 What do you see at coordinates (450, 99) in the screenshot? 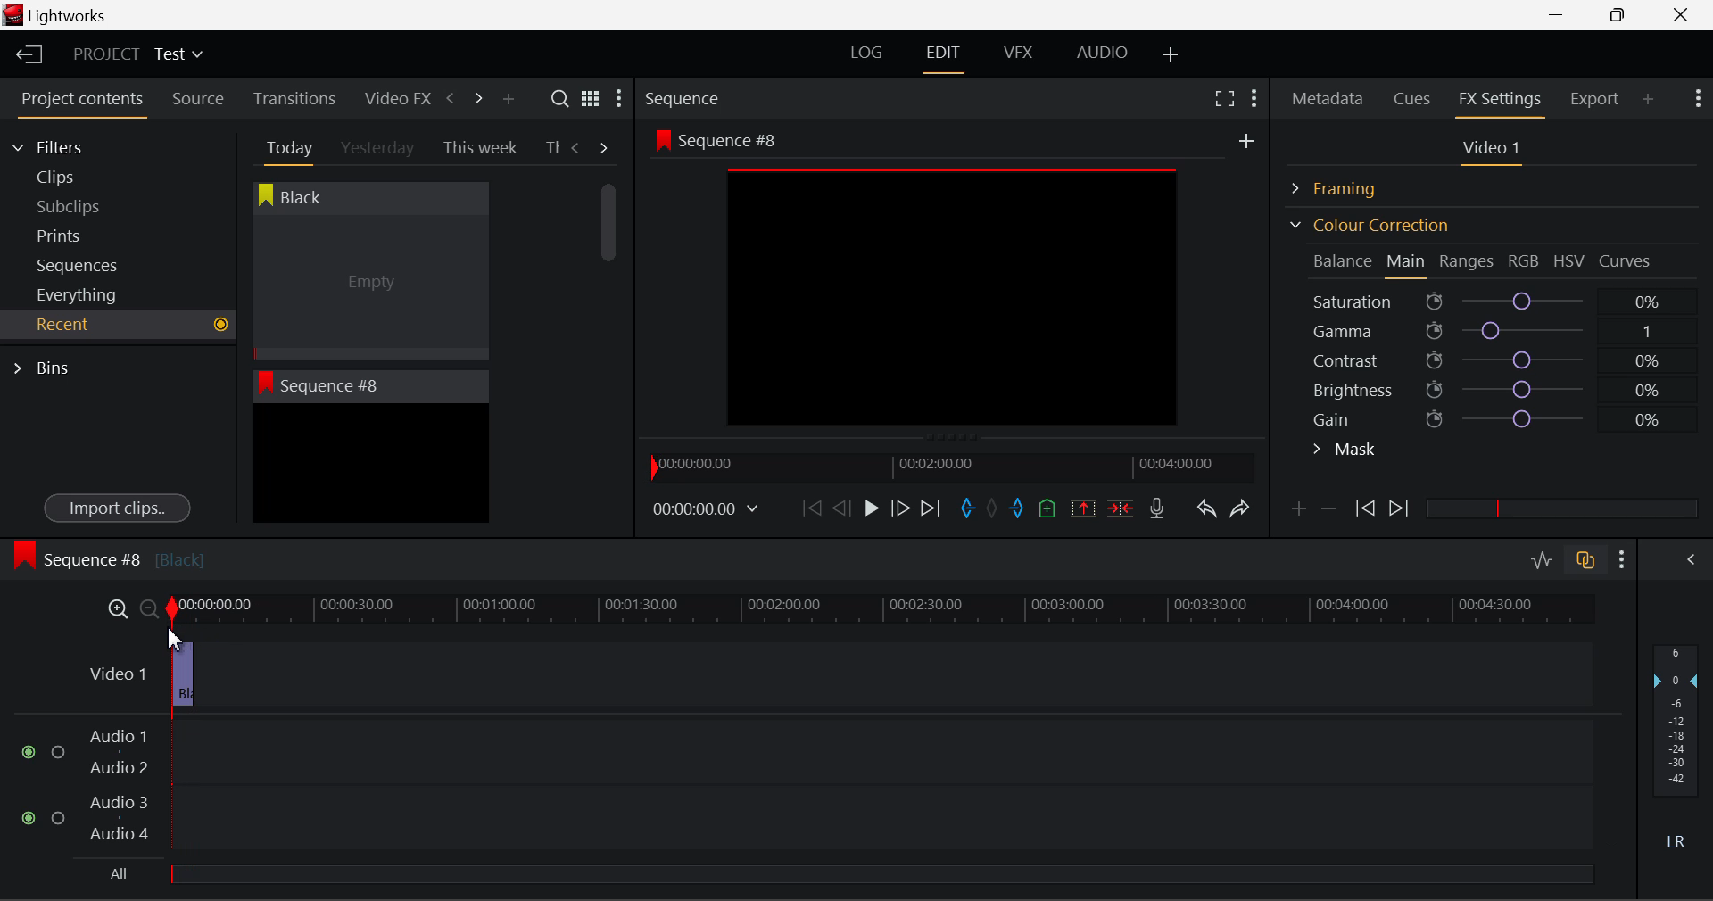
I see `Previous Panel` at bounding box center [450, 99].